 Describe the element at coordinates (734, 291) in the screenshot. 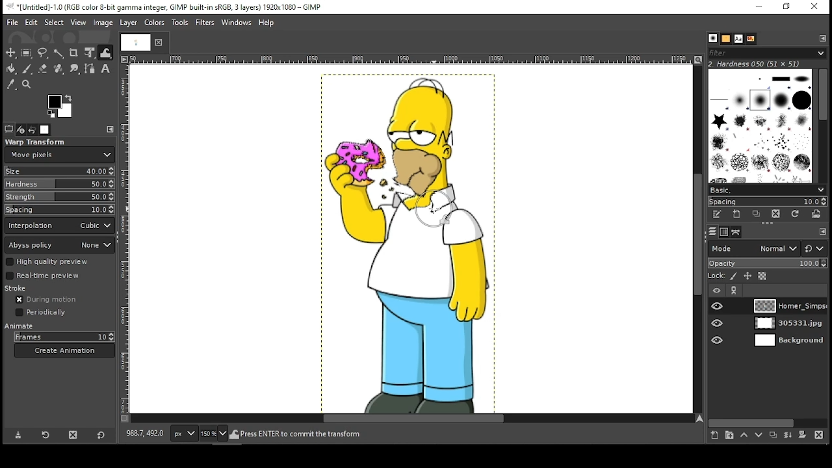

I see `link` at that location.